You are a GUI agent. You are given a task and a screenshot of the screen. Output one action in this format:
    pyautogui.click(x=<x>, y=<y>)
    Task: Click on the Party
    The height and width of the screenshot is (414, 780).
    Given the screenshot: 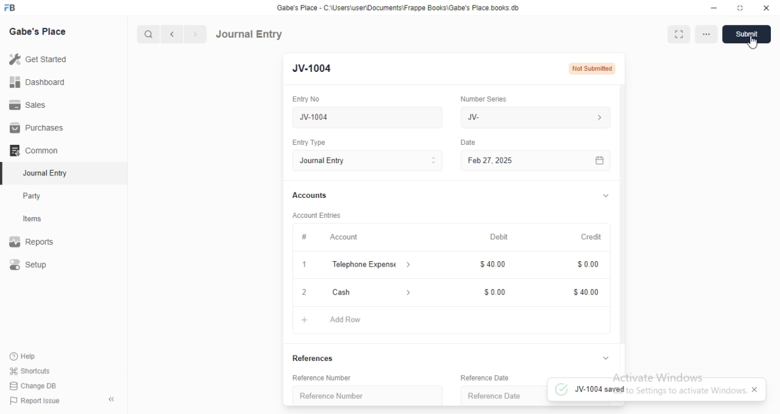 What is the action you would take?
    pyautogui.click(x=33, y=196)
    